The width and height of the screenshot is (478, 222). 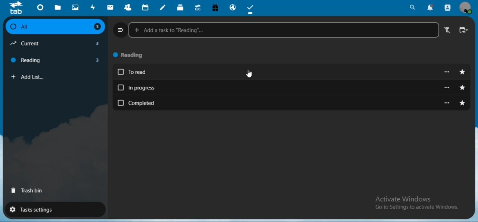 What do you see at coordinates (462, 88) in the screenshot?
I see `toggle starred` at bounding box center [462, 88].